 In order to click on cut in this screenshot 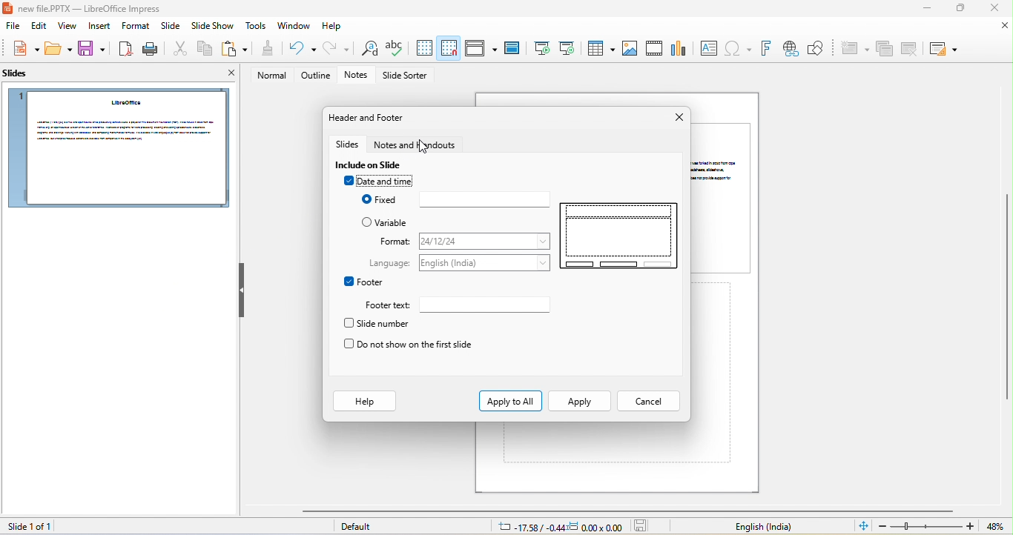, I will do `click(178, 50)`.